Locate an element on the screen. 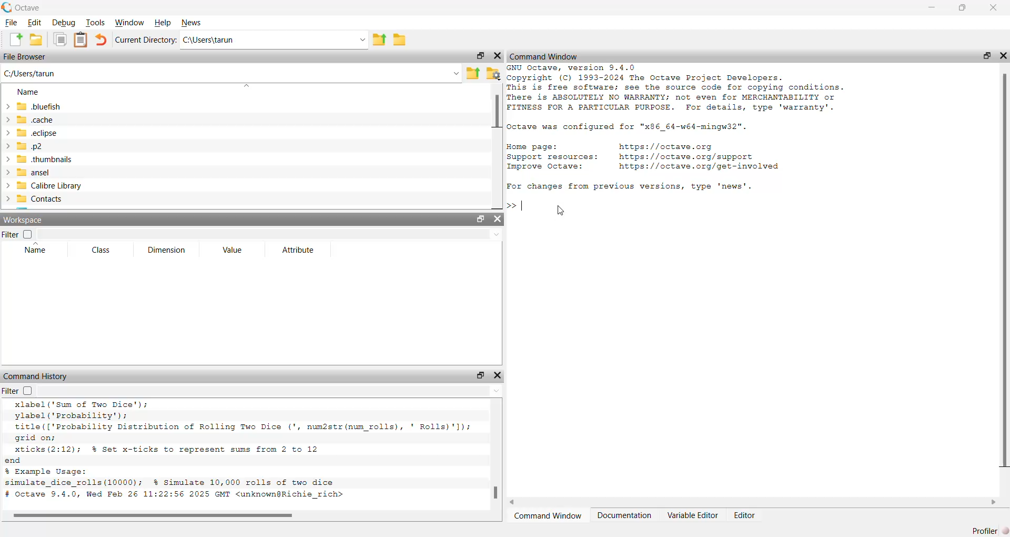  Create a folder is located at coordinates (401, 40).